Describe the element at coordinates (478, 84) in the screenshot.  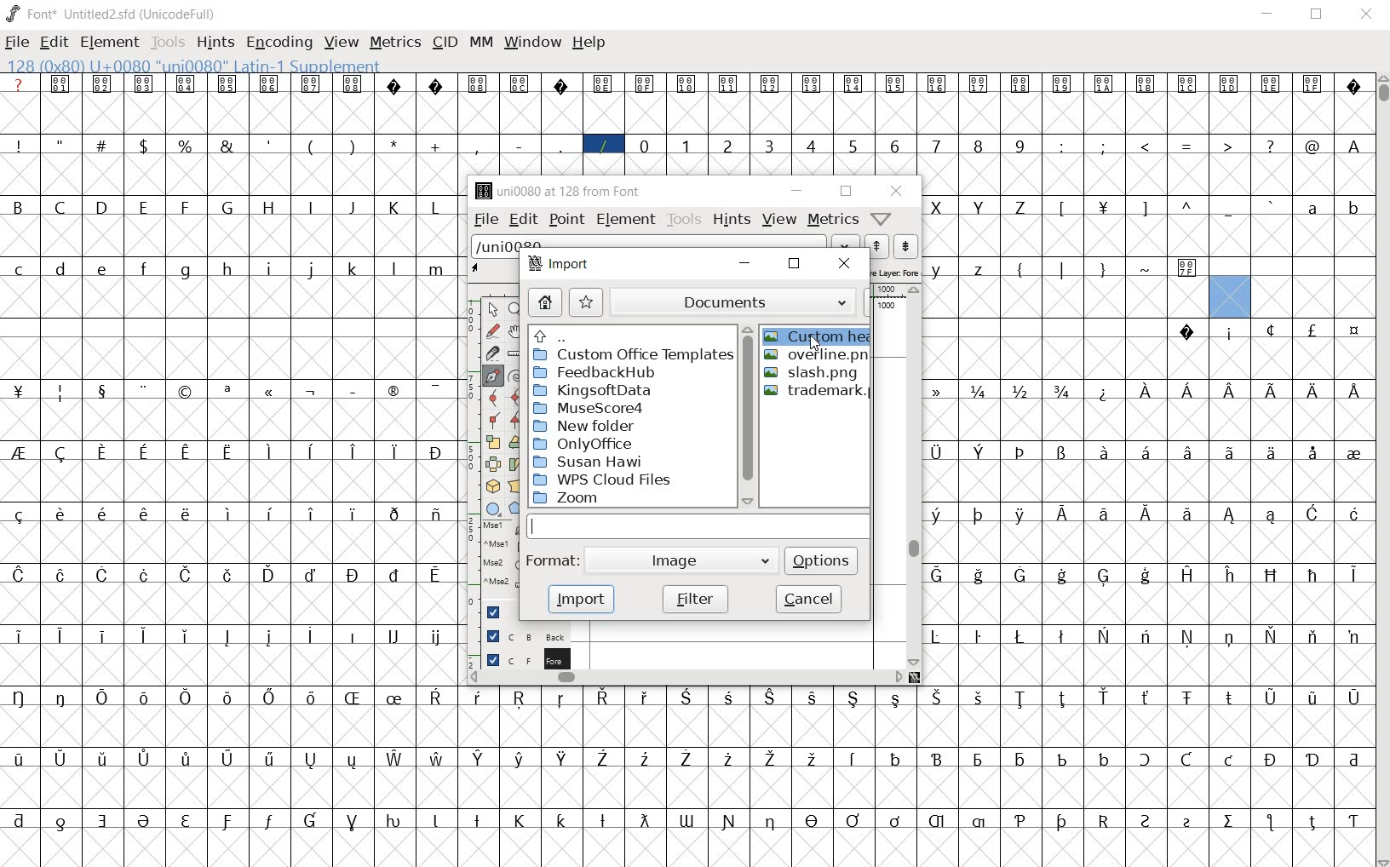
I see `glyph` at that location.